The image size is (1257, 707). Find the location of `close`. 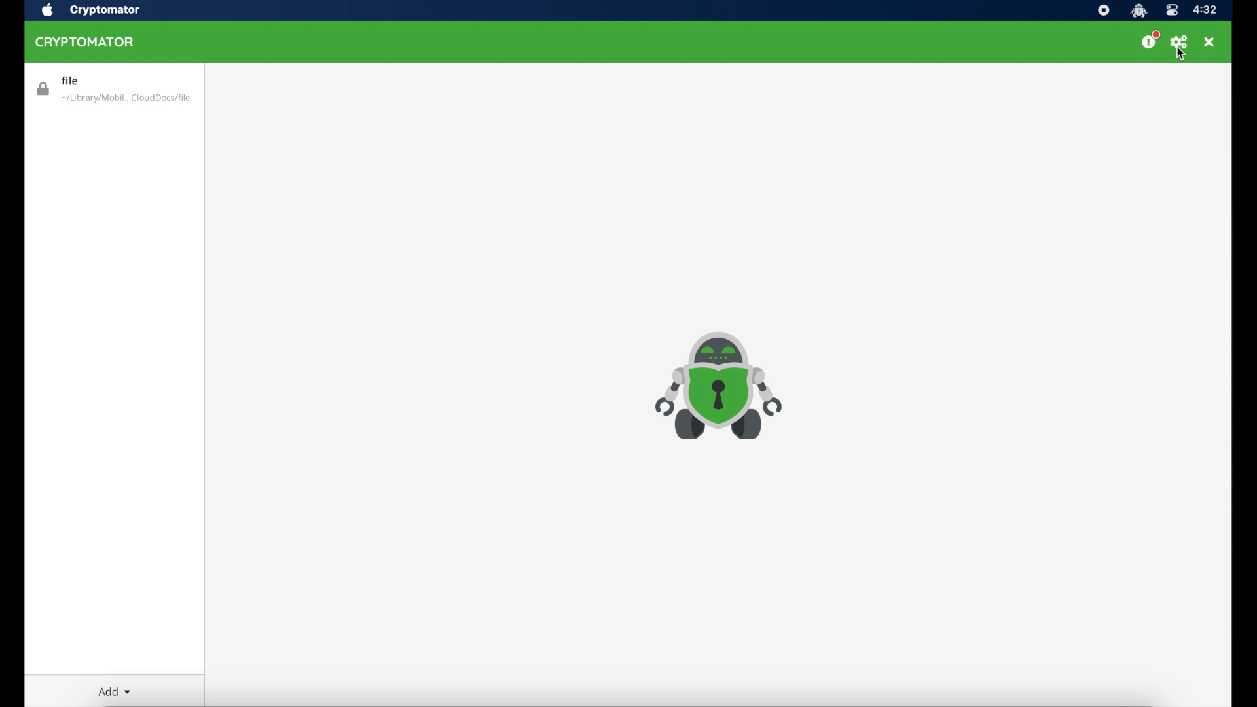

close is located at coordinates (1209, 43).